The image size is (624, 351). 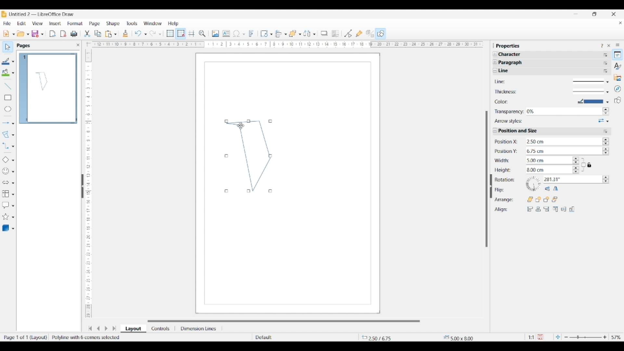 What do you see at coordinates (109, 34) in the screenshot?
I see `Selected paste options` at bounding box center [109, 34].